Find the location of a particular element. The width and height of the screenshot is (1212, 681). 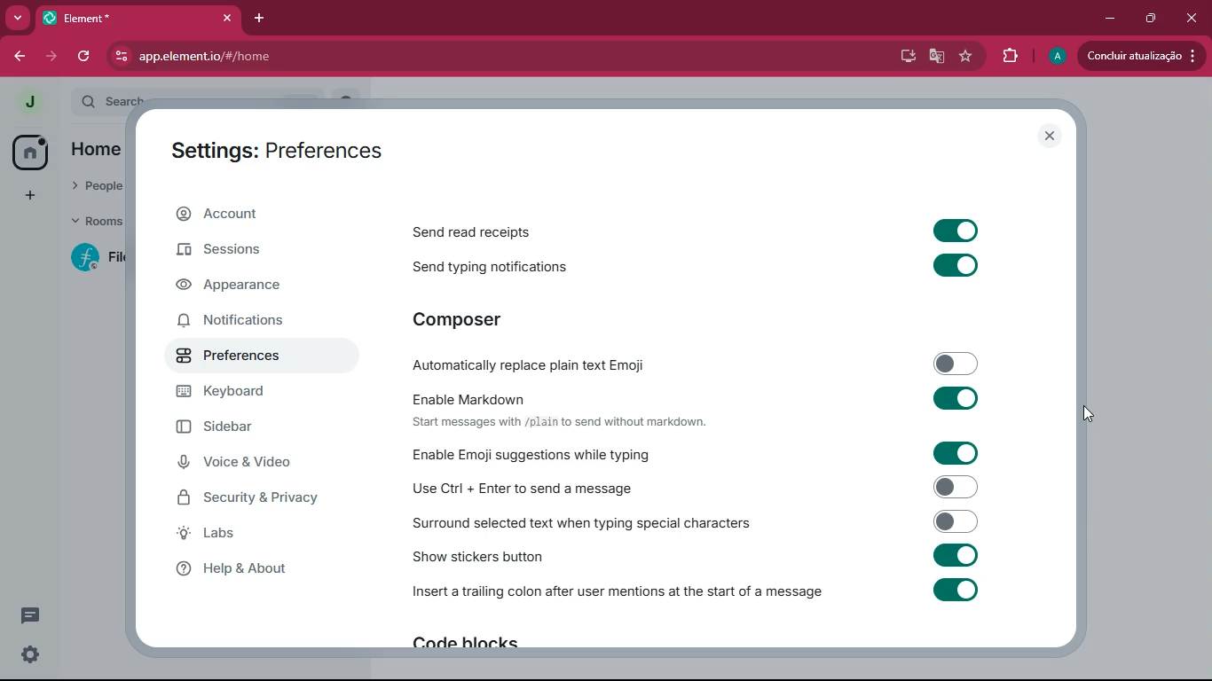

voice & video is located at coordinates (248, 464).